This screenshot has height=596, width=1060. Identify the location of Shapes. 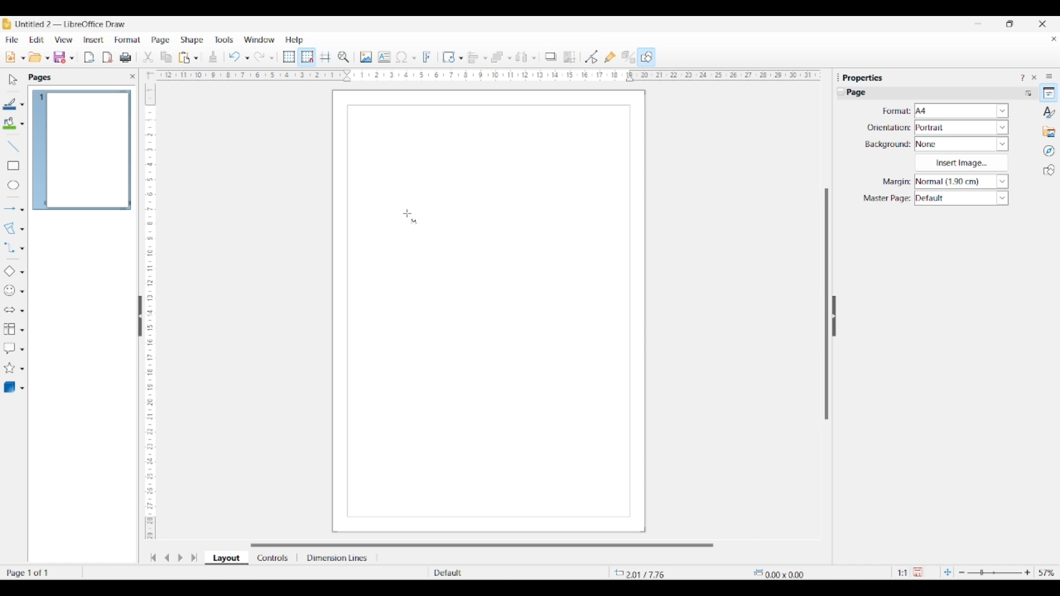
(1049, 170).